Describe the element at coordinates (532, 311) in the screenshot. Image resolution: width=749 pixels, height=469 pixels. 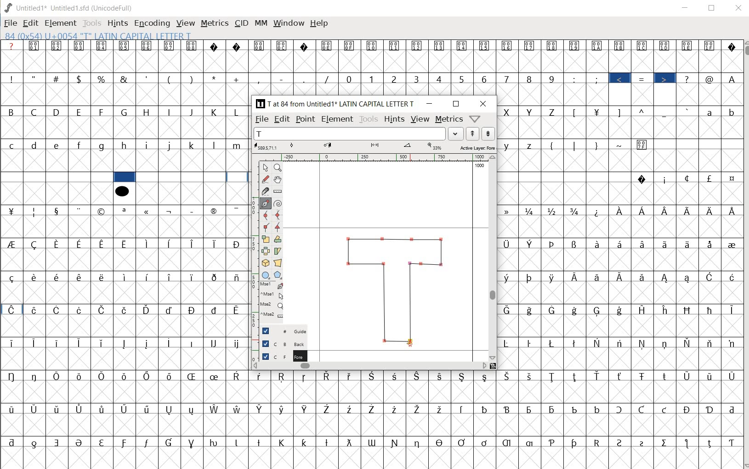
I see `Symbol` at that location.